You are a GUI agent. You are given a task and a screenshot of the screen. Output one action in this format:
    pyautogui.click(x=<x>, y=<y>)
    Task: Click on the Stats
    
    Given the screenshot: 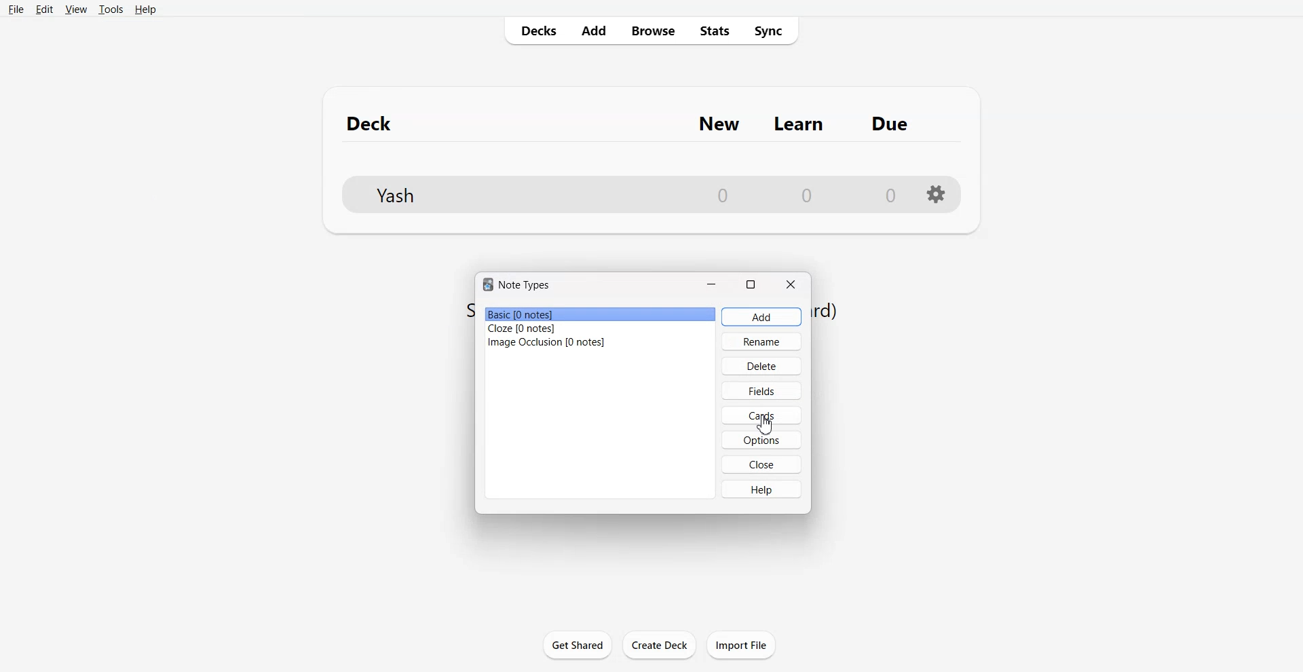 What is the action you would take?
    pyautogui.click(x=713, y=30)
    